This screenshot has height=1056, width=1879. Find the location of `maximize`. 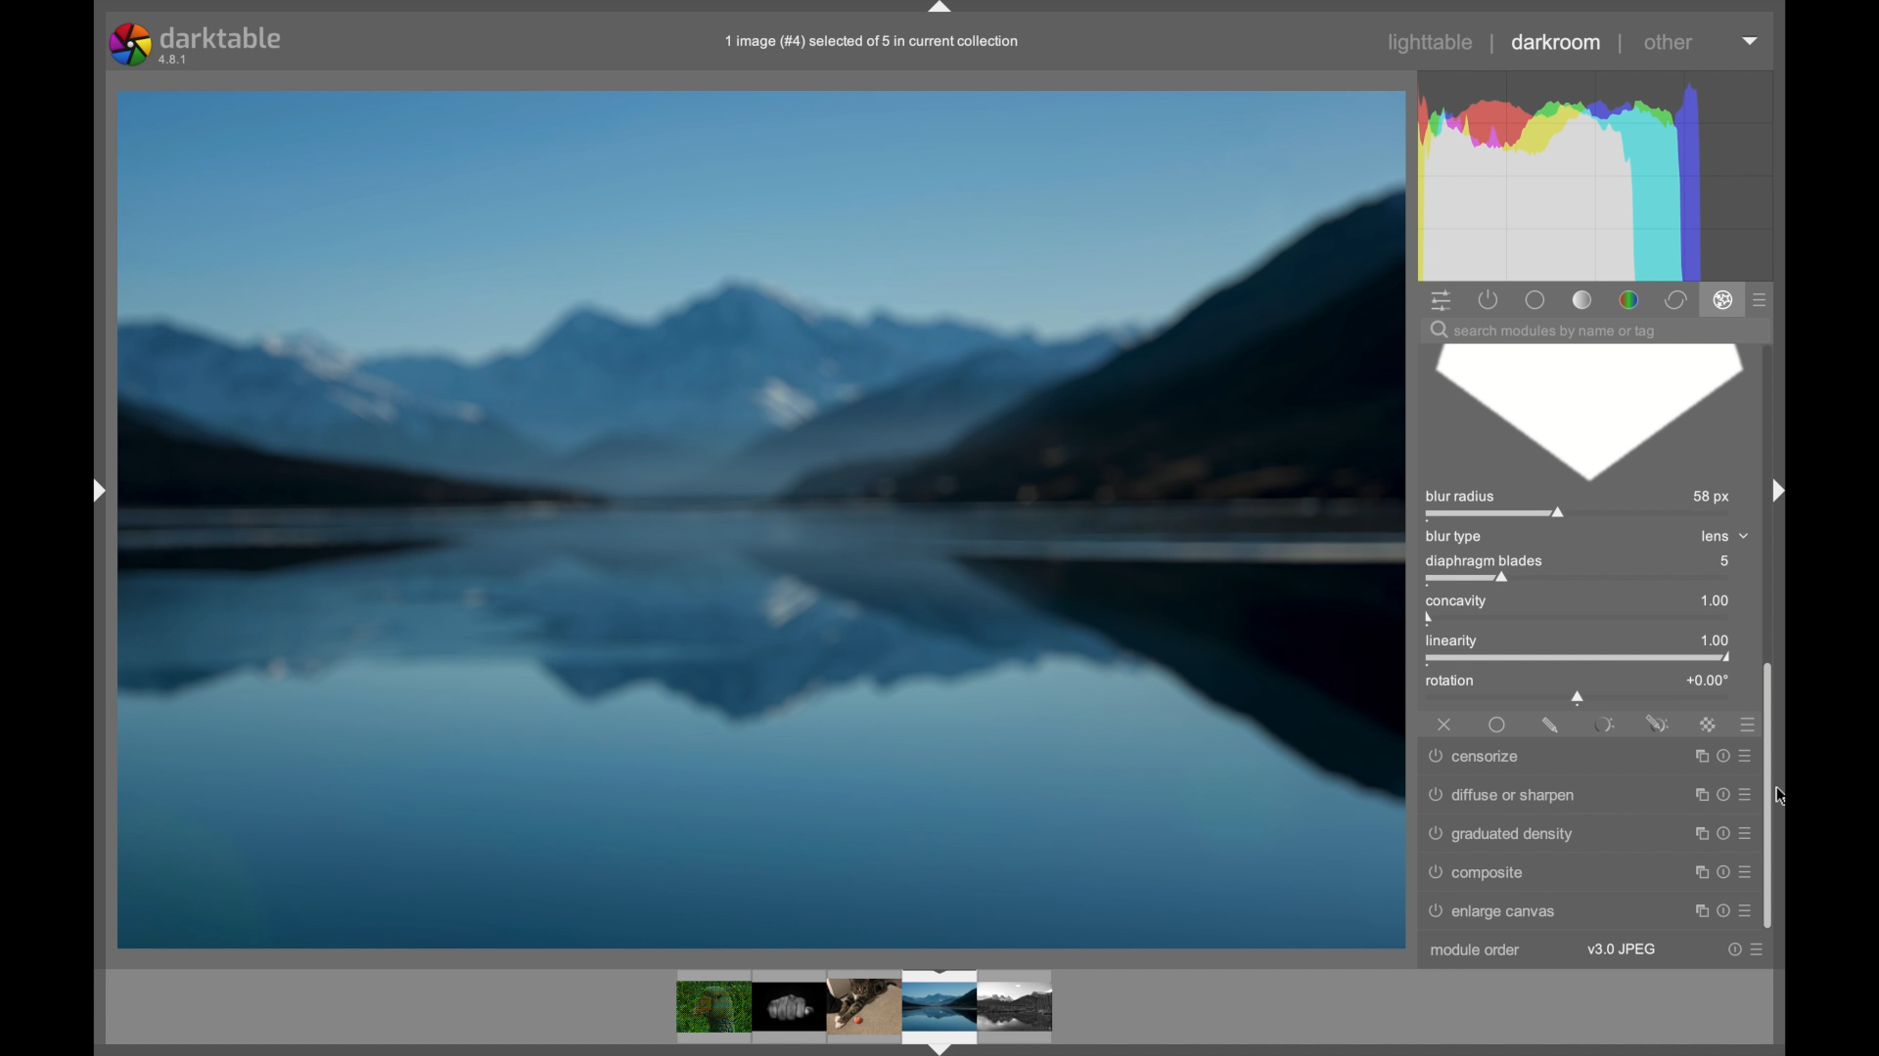

maximize is located at coordinates (1695, 869).